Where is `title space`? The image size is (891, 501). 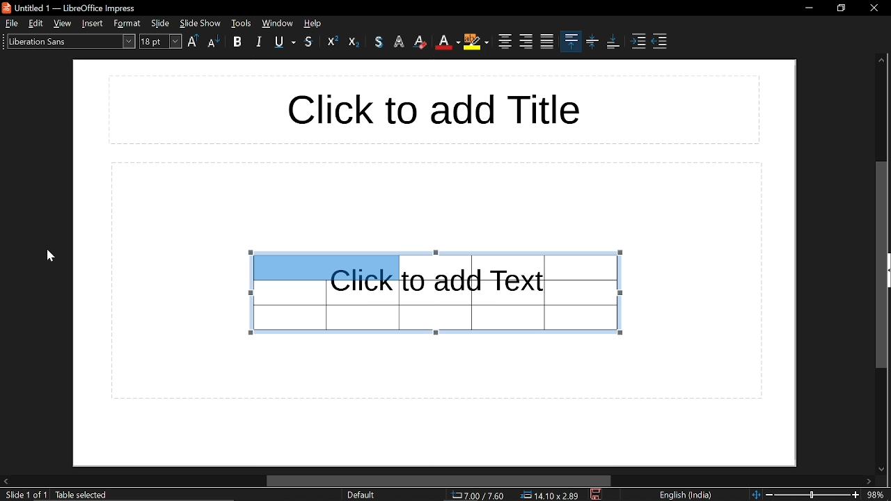 title space is located at coordinates (432, 109).